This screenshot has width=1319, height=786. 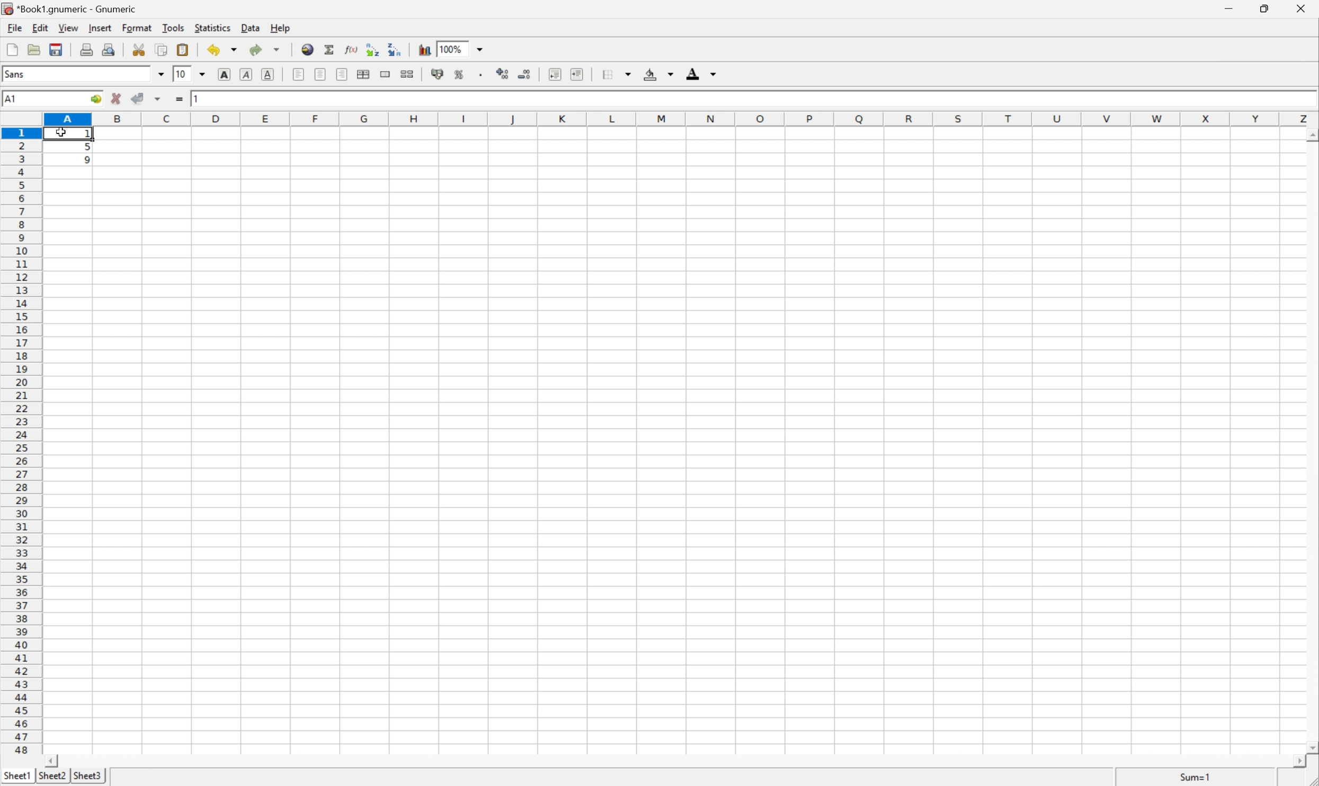 What do you see at coordinates (388, 74) in the screenshot?
I see `merge a range of cells` at bounding box center [388, 74].